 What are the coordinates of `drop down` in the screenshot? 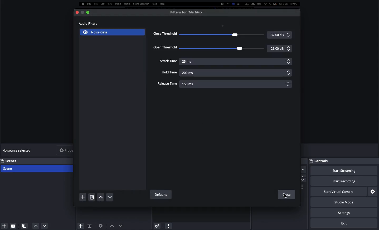 It's located at (303, 170).